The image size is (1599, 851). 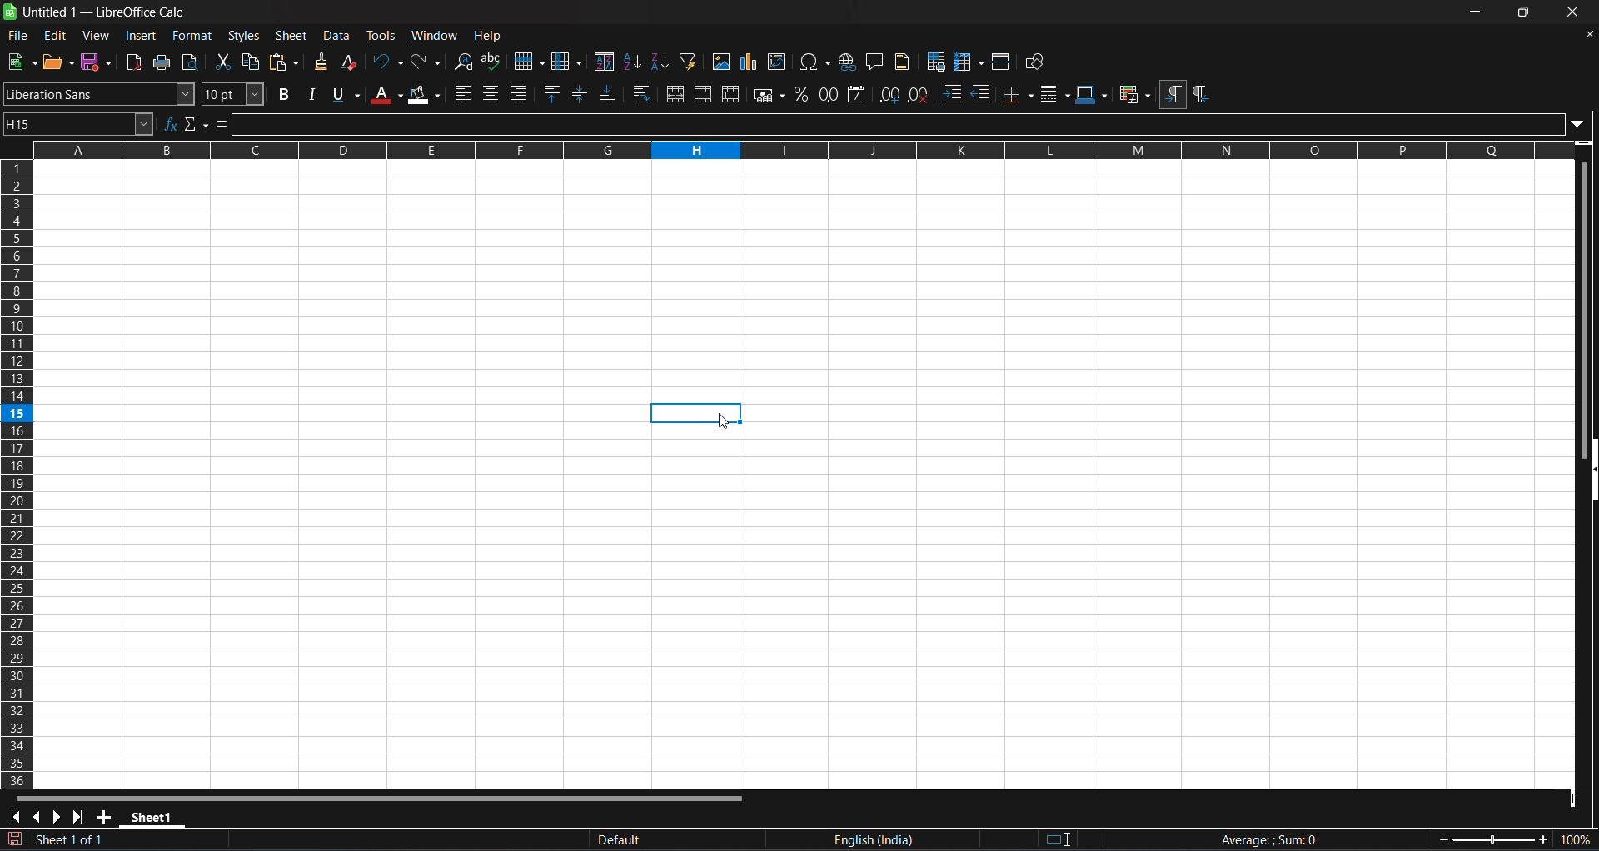 What do you see at coordinates (192, 62) in the screenshot?
I see `toggle print view` at bounding box center [192, 62].